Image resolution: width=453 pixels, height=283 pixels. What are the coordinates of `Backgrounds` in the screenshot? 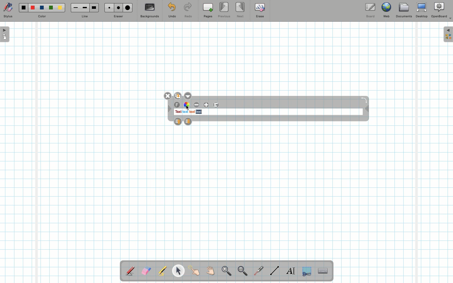 It's located at (149, 11).